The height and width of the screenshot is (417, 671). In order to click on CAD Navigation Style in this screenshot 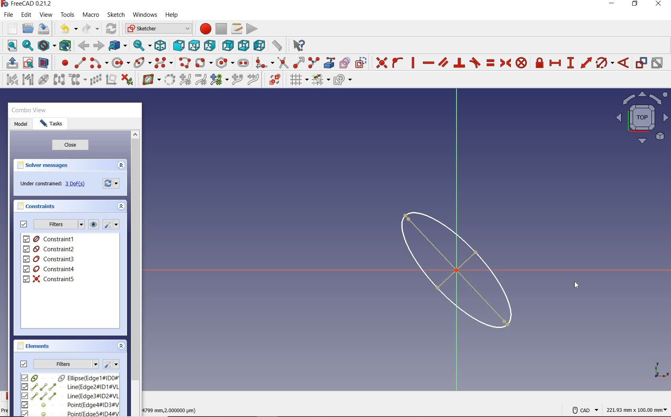, I will do `click(583, 409)`.